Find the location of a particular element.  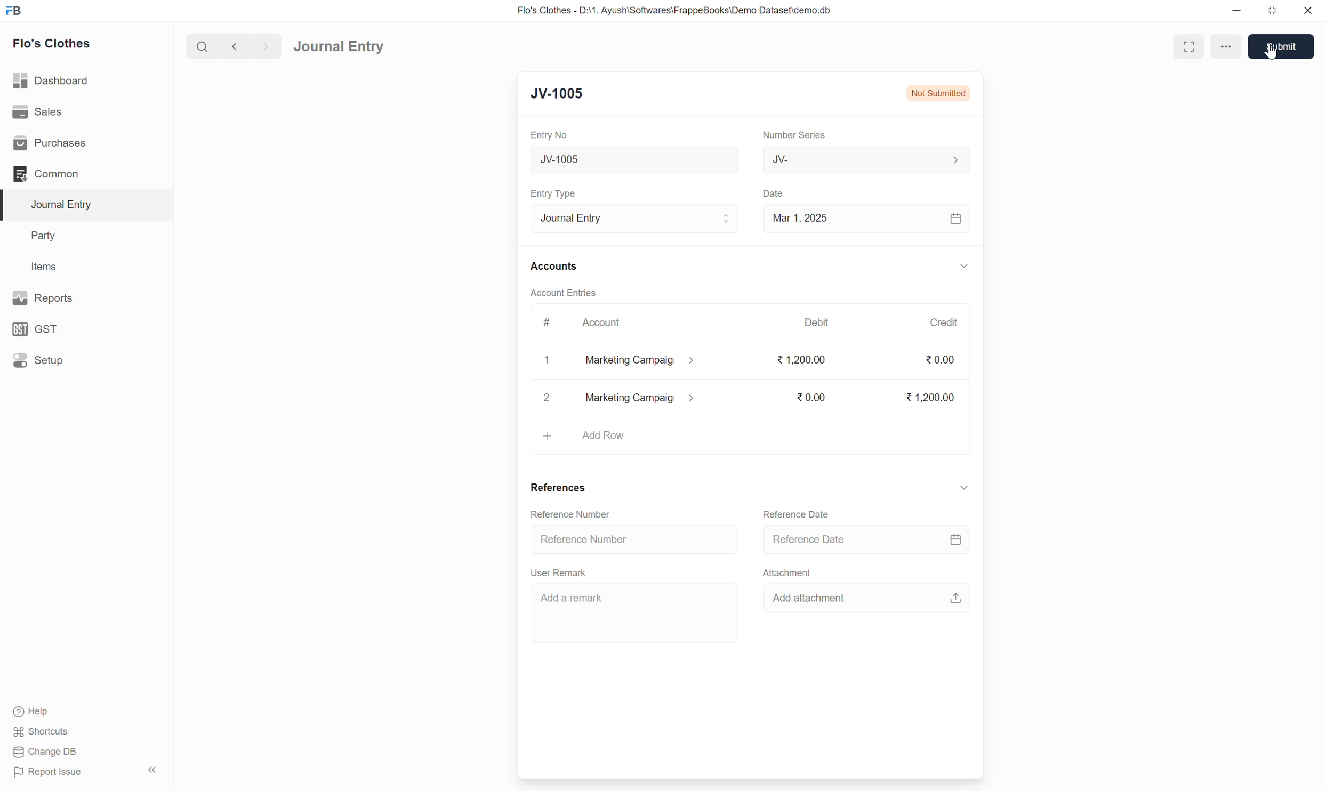

resize is located at coordinates (1271, 11).